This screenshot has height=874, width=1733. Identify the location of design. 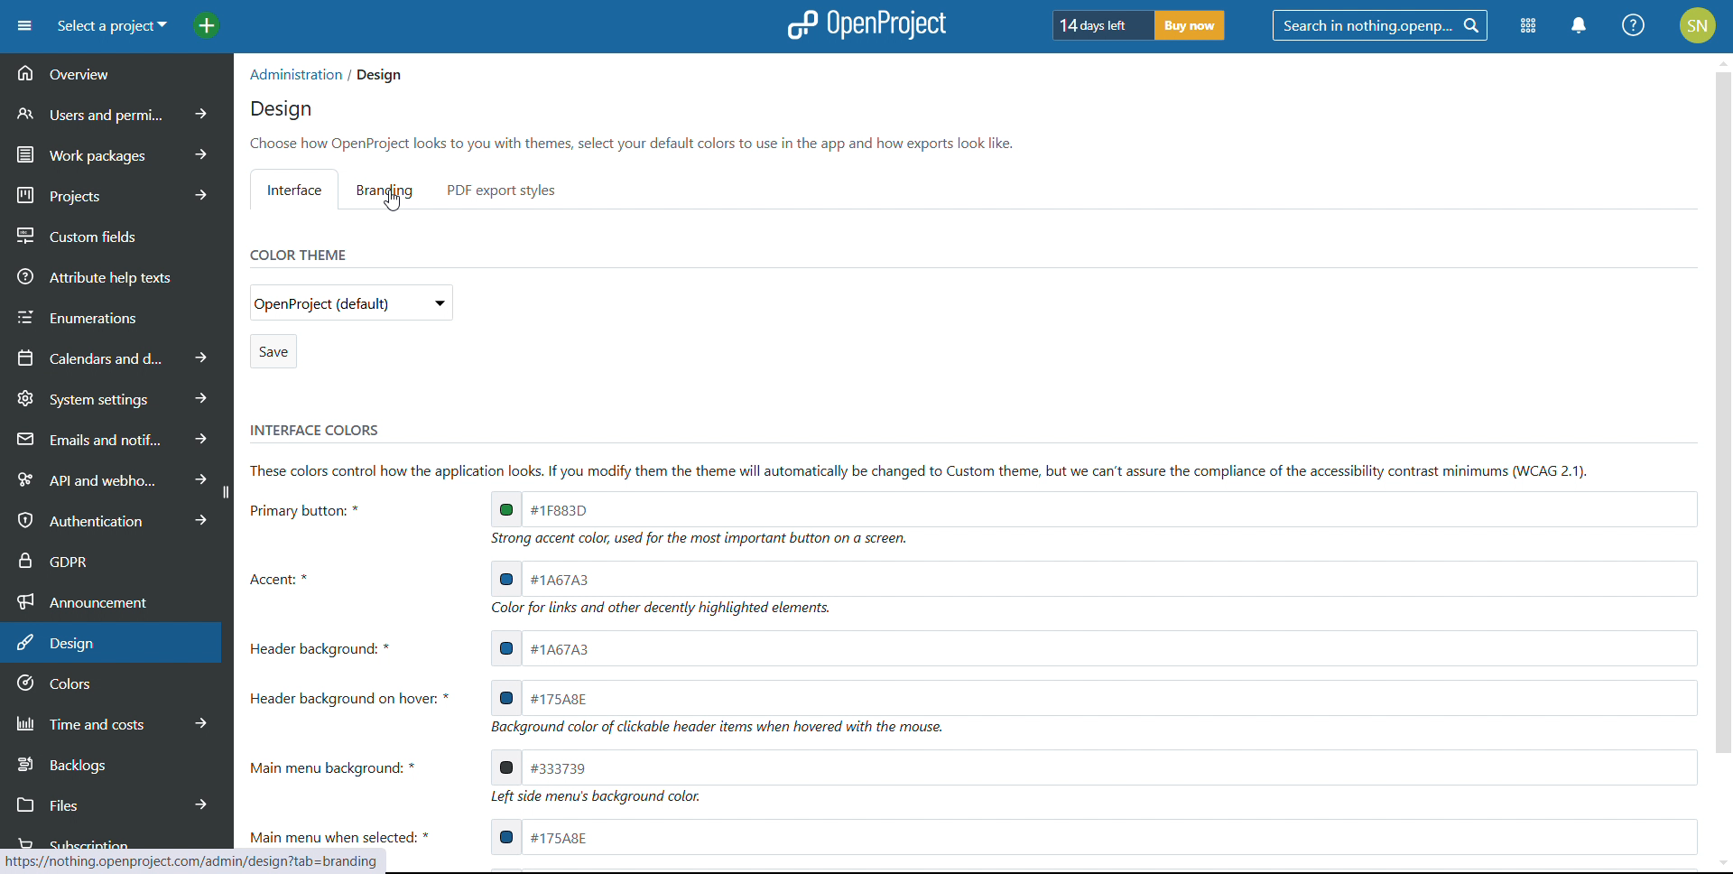
(282, 110).